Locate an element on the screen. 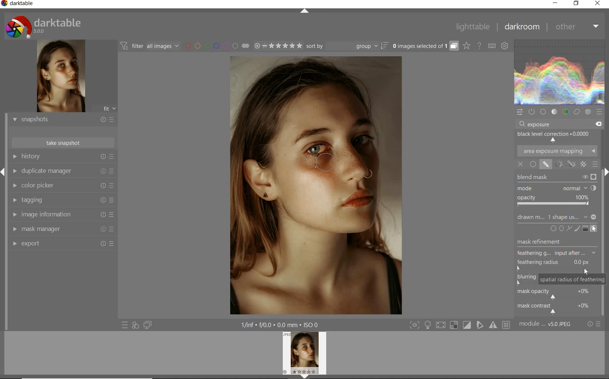 Image resolution: width=609 pixels, height=379 pixels. ADD BRUSH is located at coordinates (576, 229).